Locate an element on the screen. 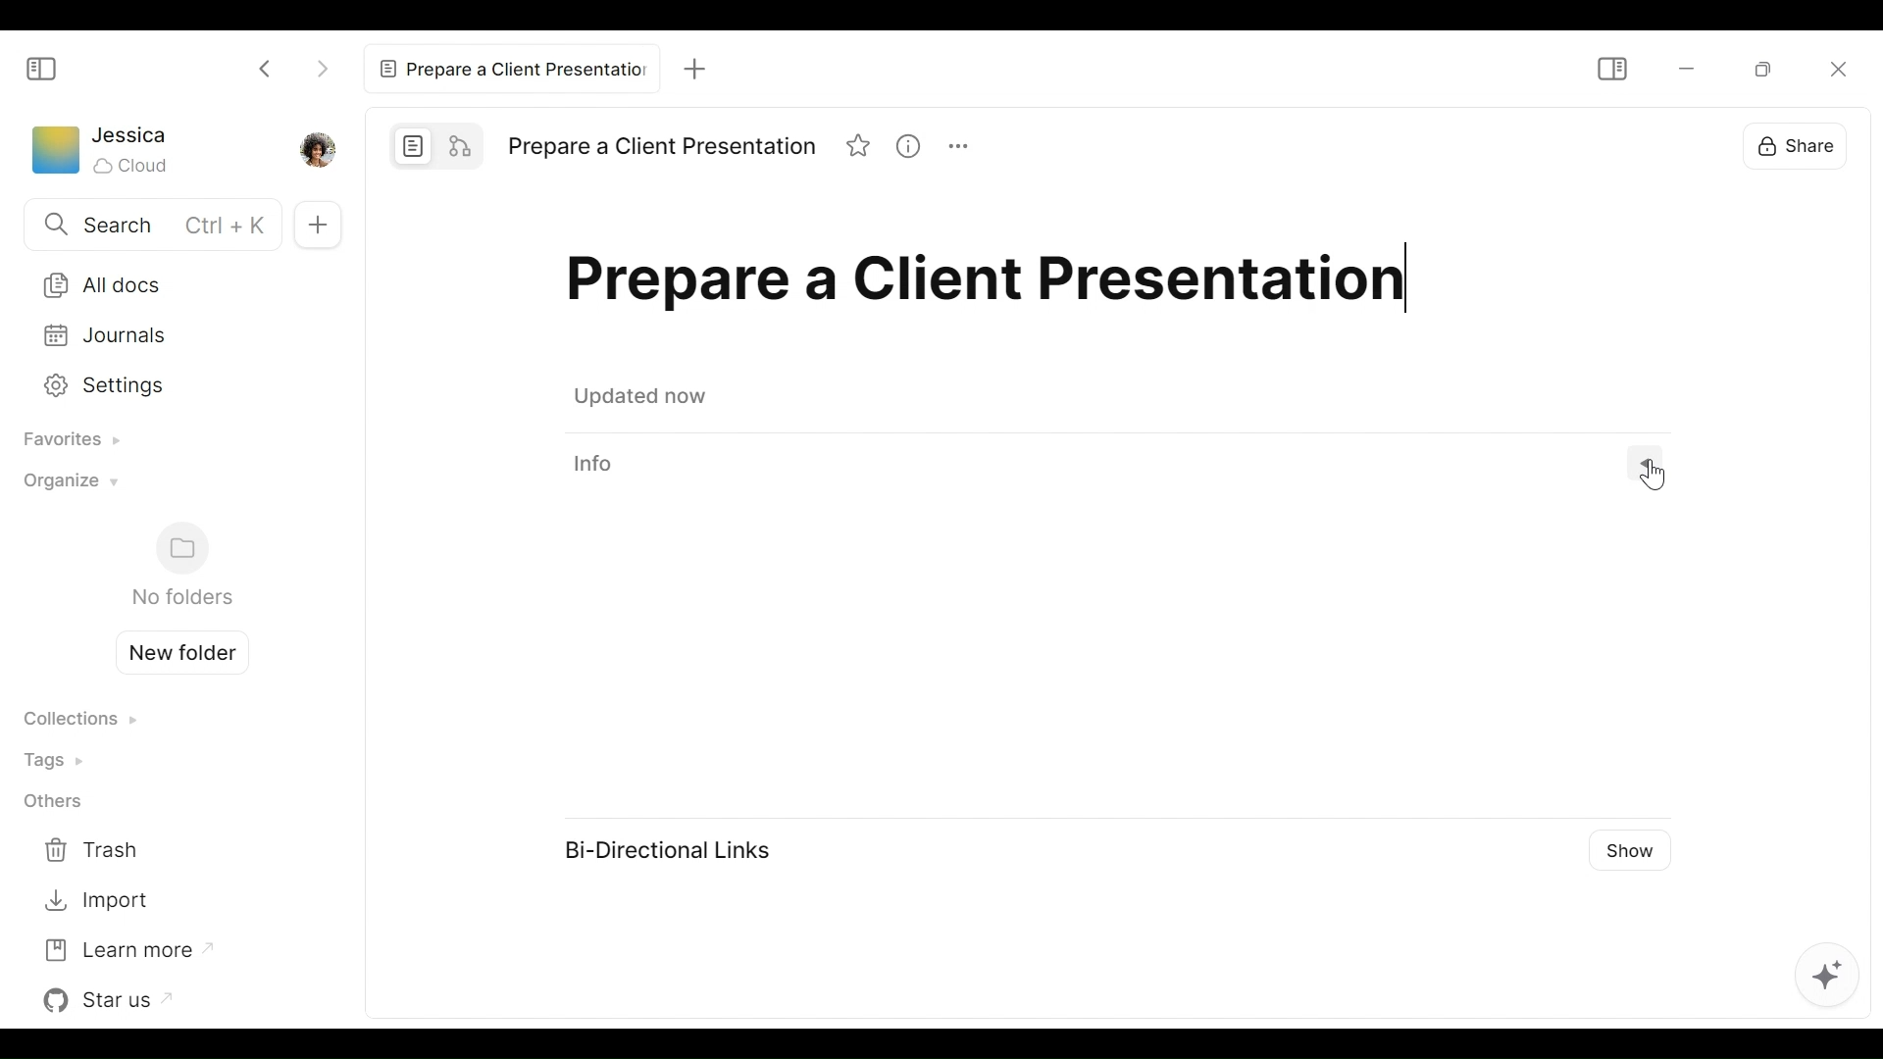 The image size is (1883, 1059). Page mode is located at coordinates (414, 145).